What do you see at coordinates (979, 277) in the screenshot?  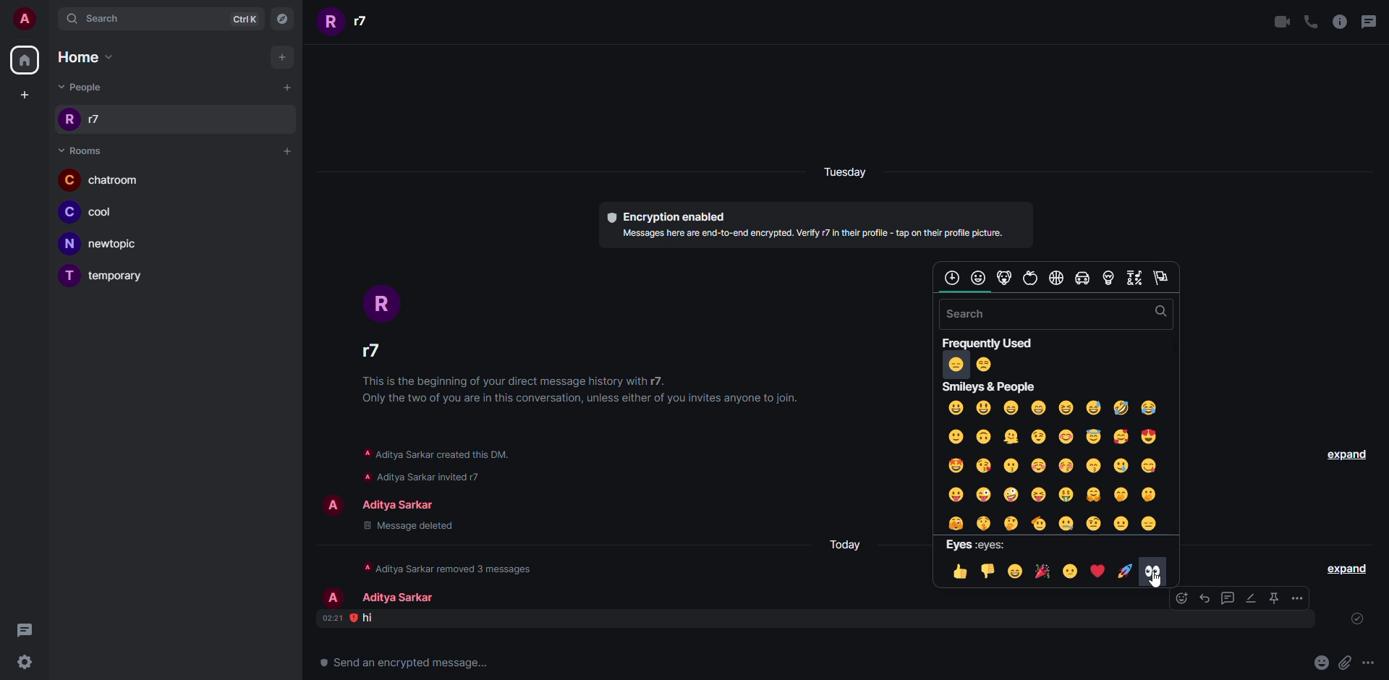 I see `category` at bounding box center [979, 277].